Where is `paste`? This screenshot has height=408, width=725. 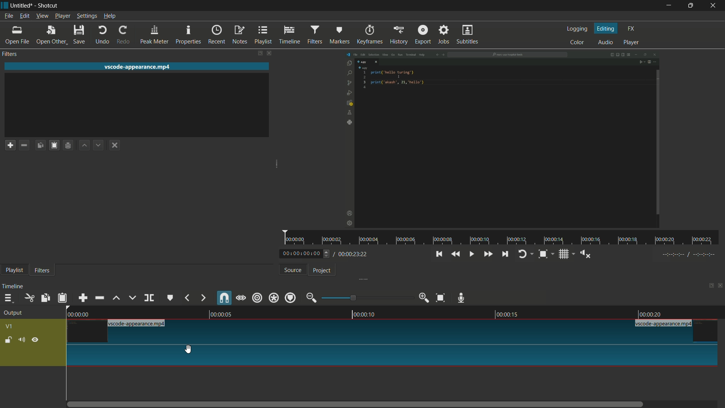
paste is located at coordinates (62, 298).